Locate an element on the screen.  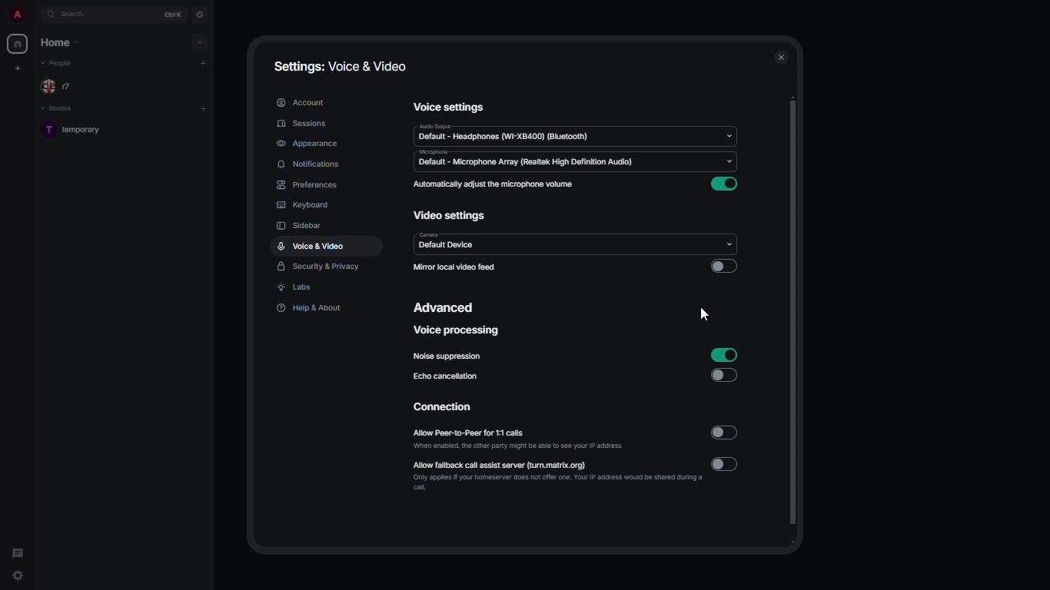
settings: voice & video is located at coordinates (341, 68).